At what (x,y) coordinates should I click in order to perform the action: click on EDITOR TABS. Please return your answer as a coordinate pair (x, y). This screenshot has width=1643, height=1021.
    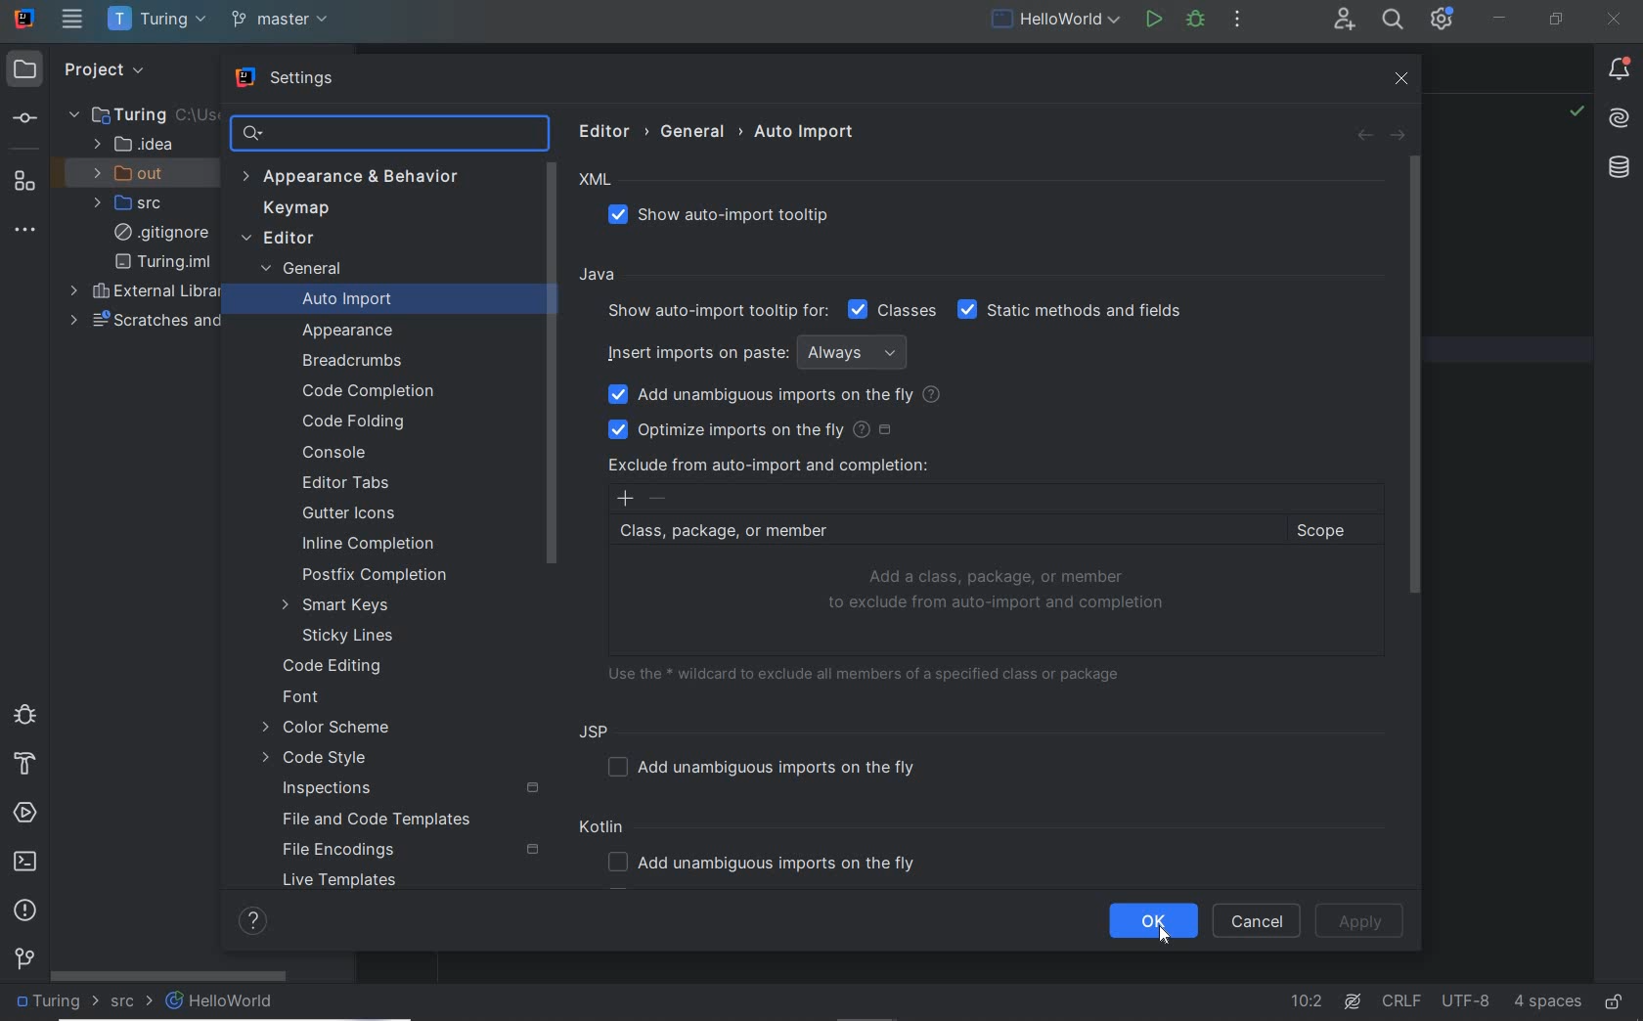
    Looking at the image, I should click on (352, 484).